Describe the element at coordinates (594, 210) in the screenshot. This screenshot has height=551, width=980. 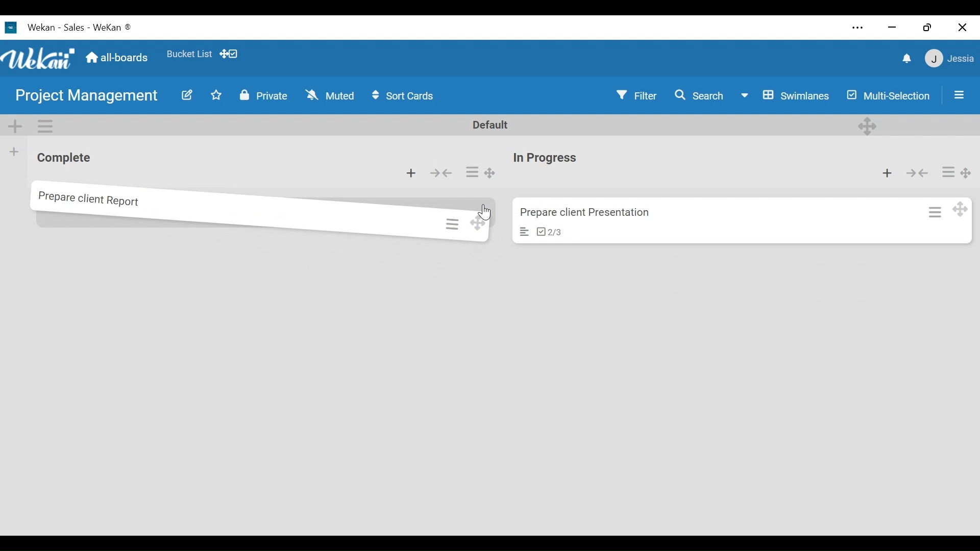
I see `prepare client presentations` at that location.